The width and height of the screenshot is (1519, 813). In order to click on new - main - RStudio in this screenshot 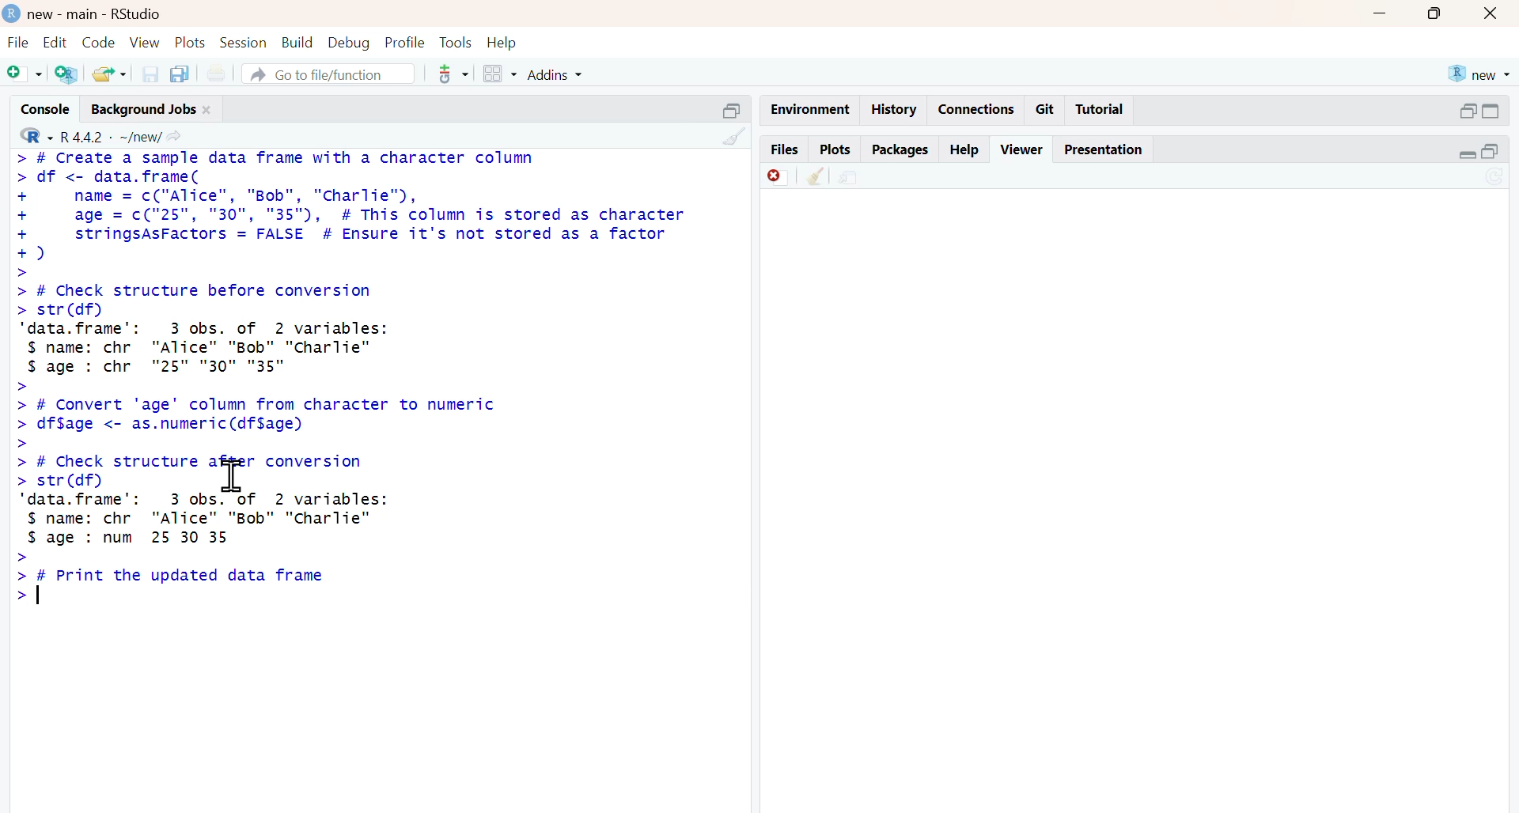, I will do `click(97, 14)`.